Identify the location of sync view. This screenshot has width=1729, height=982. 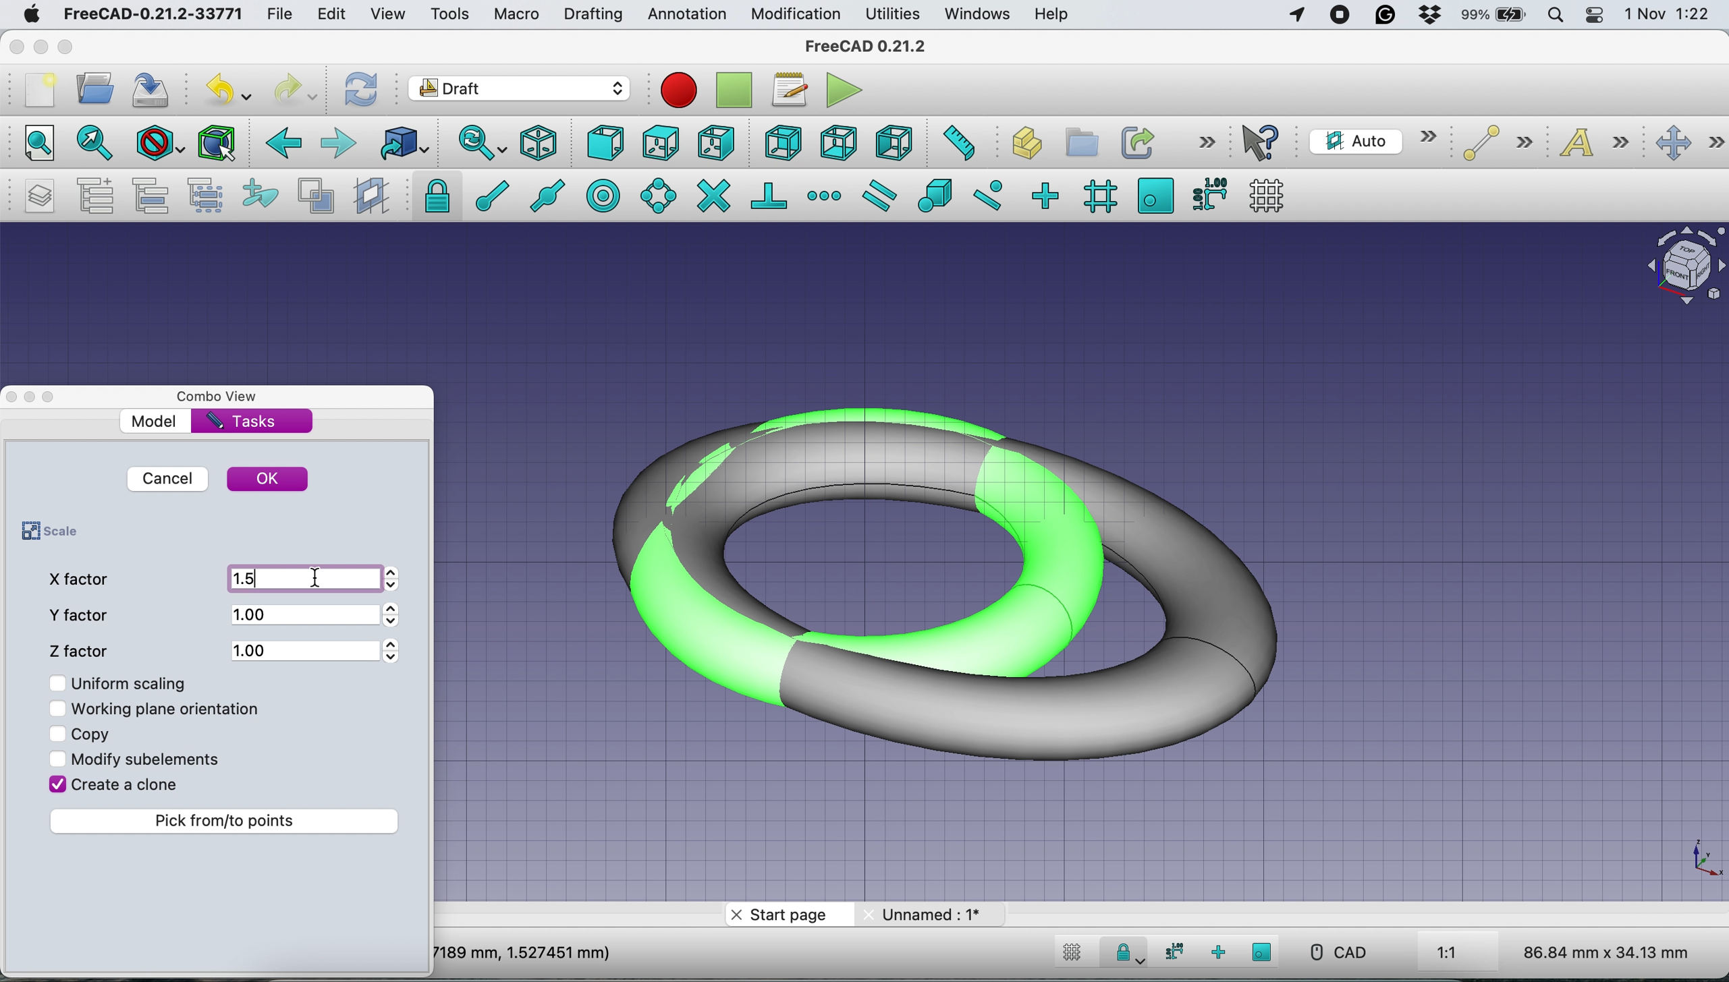
(481, 143).